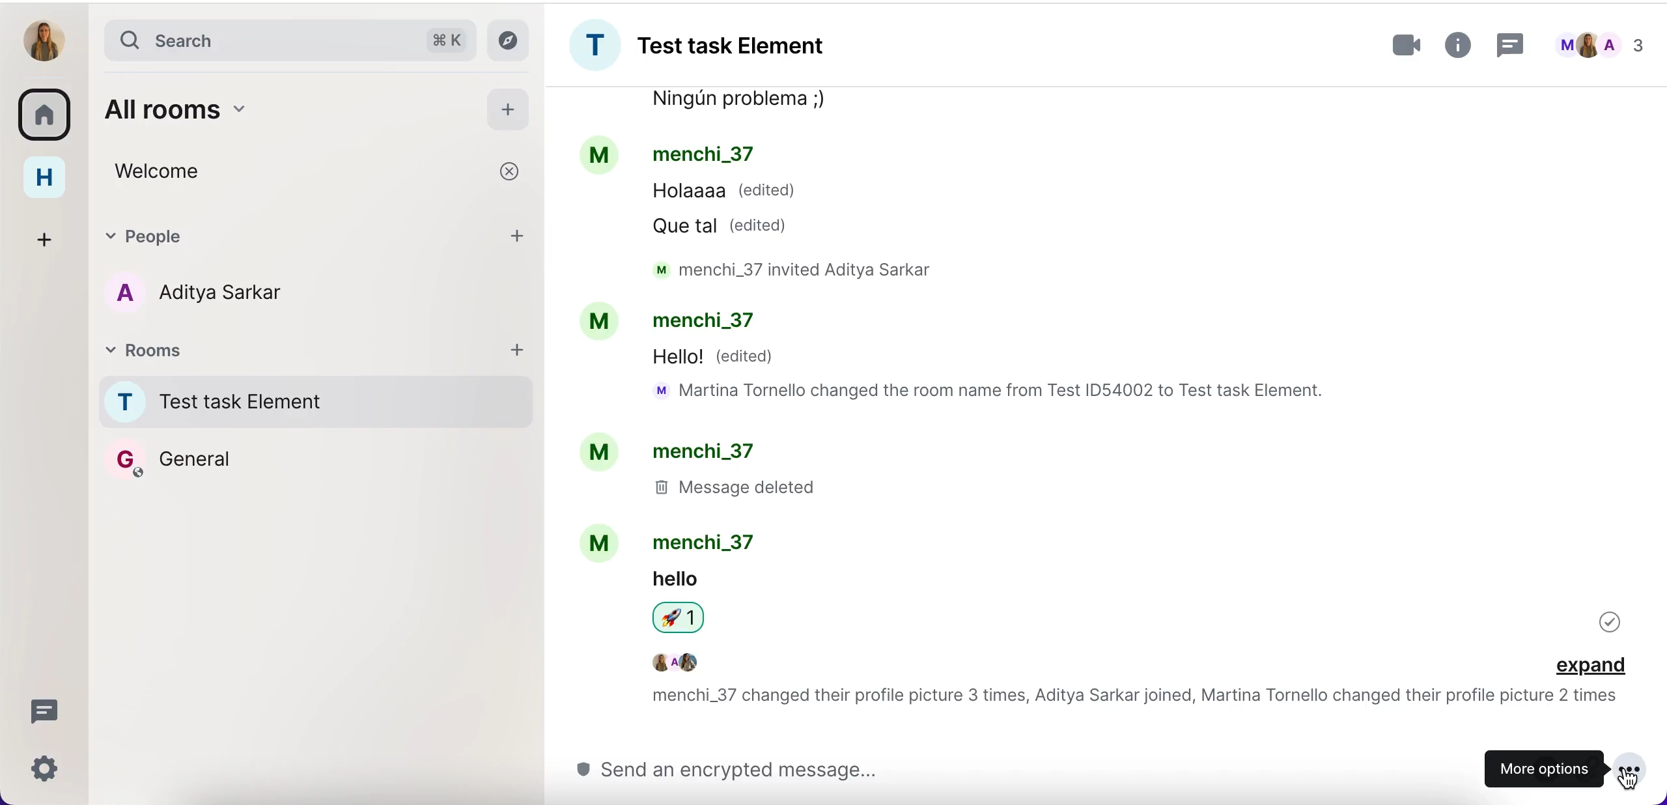 The width and height of the screenshot is (1667, 805). Describe the element at coordinates (48, 180) in the screenshot. I see `home` at that location.